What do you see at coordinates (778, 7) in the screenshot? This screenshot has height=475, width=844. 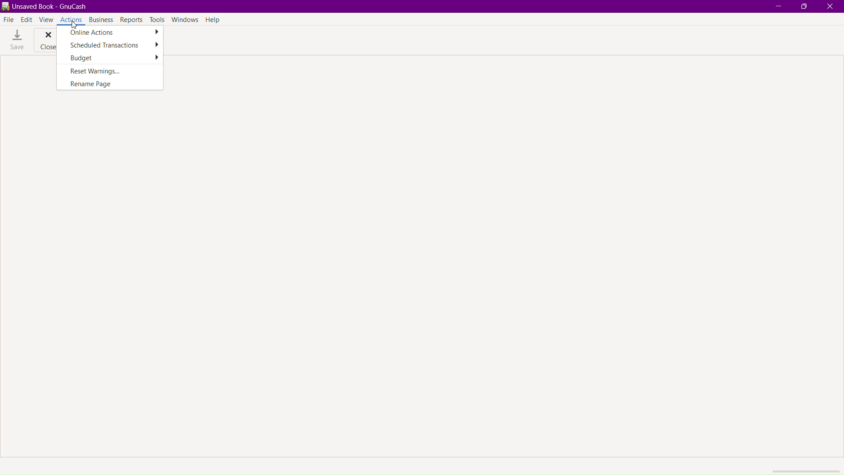 I see `Minimize` at bounding box center [778, 7].